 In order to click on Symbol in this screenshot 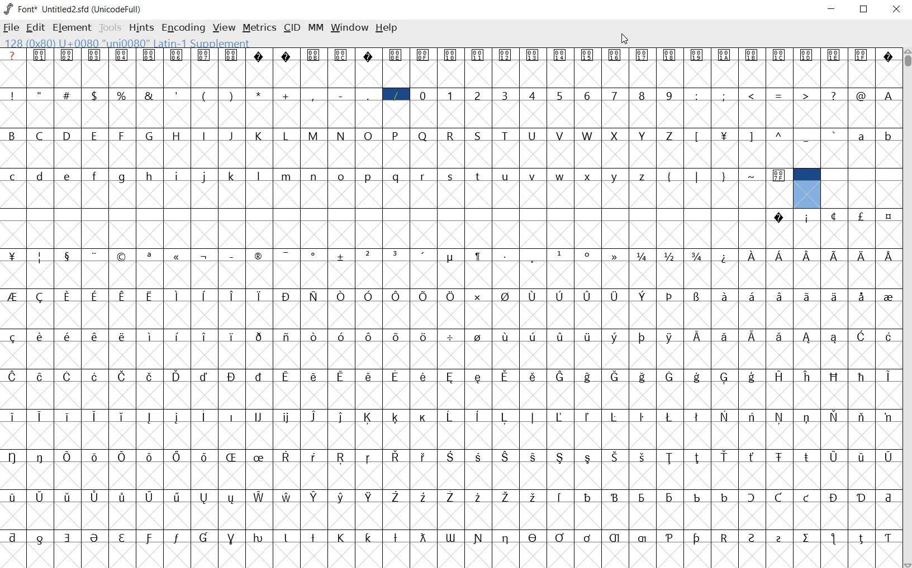, I will do `click(697, 495)`.